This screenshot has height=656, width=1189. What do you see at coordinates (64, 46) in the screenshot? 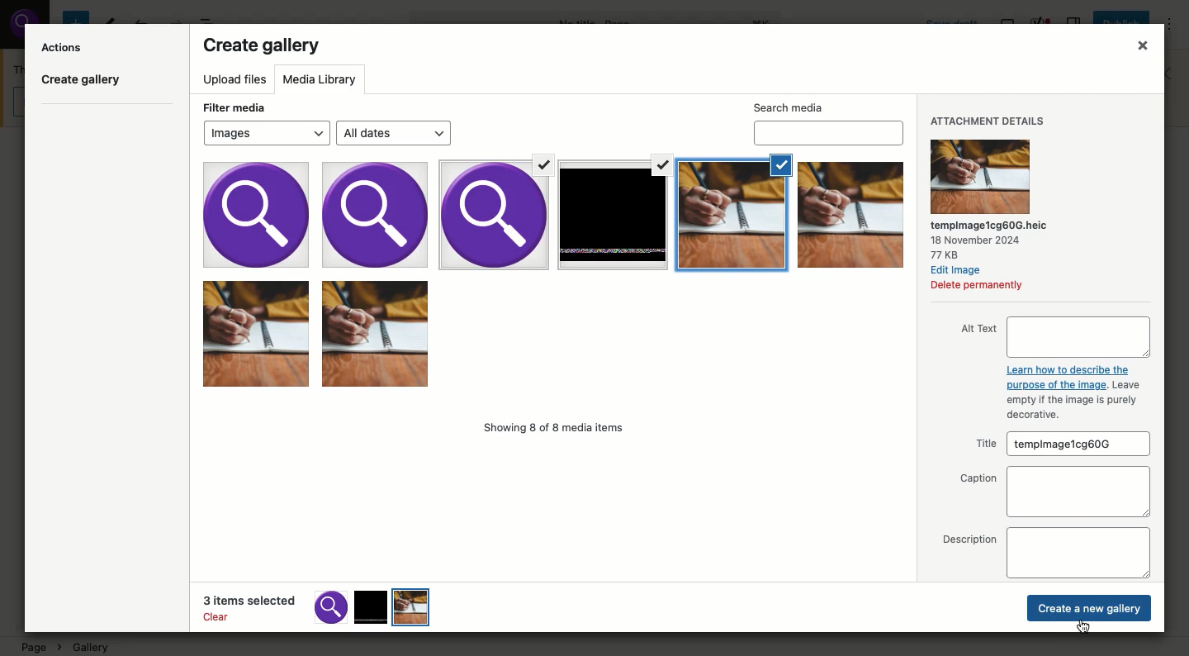
I see `Actions` at bounding box center [64, 46].